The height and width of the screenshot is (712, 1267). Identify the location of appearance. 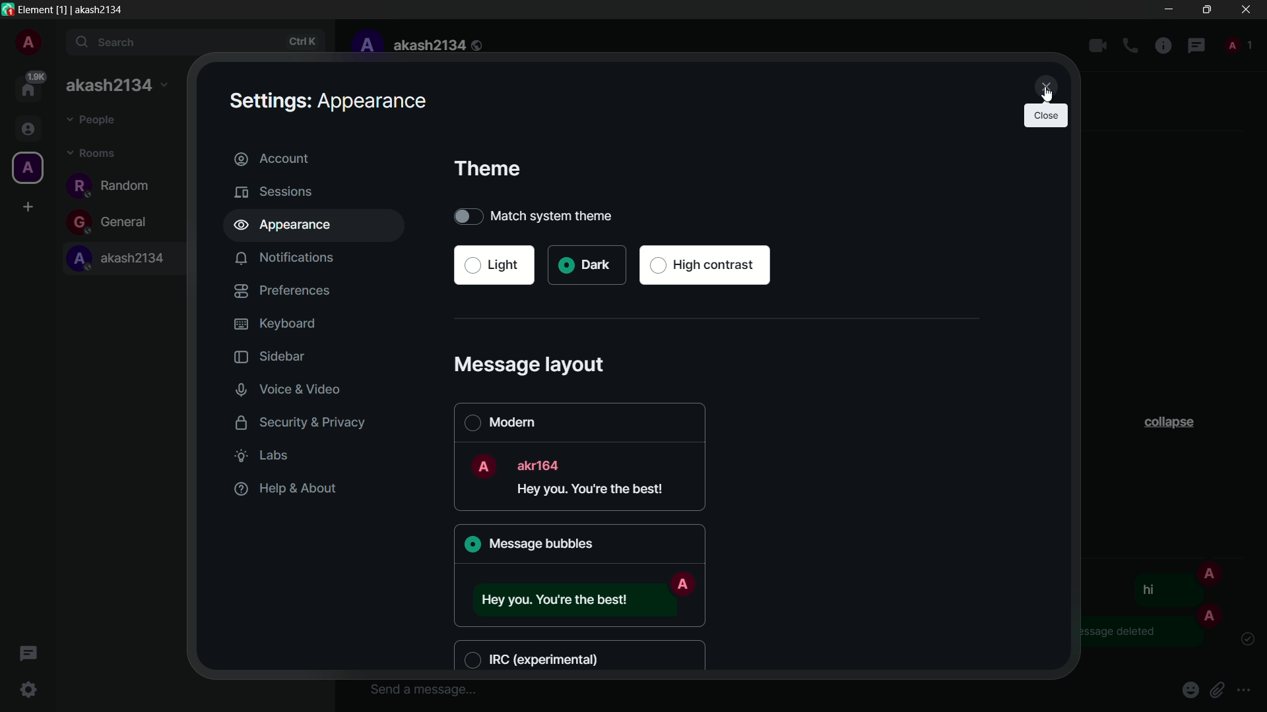
(318, 226).